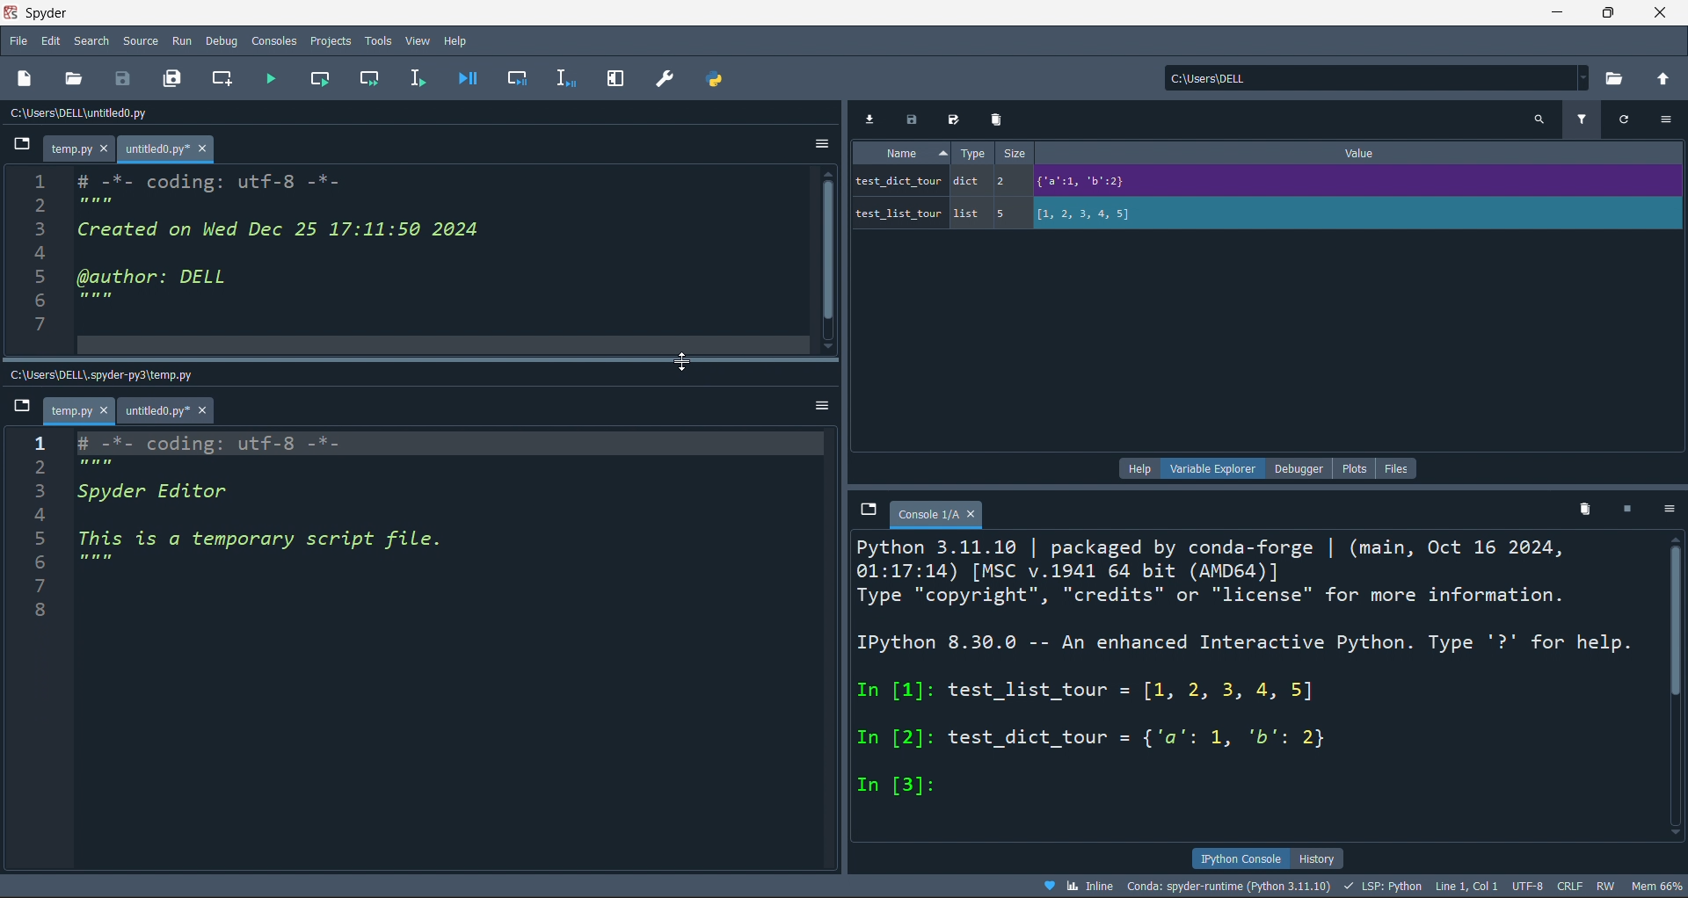 This screenshot has height=898, width=1688. What do you see at coordinates (371, 80) in the screenshot?
I see `run cell and move` at bounding box center [371, 80].